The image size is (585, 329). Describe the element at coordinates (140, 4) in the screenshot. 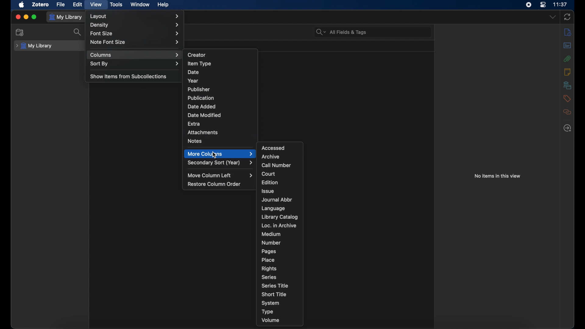

I see `window` at that location.